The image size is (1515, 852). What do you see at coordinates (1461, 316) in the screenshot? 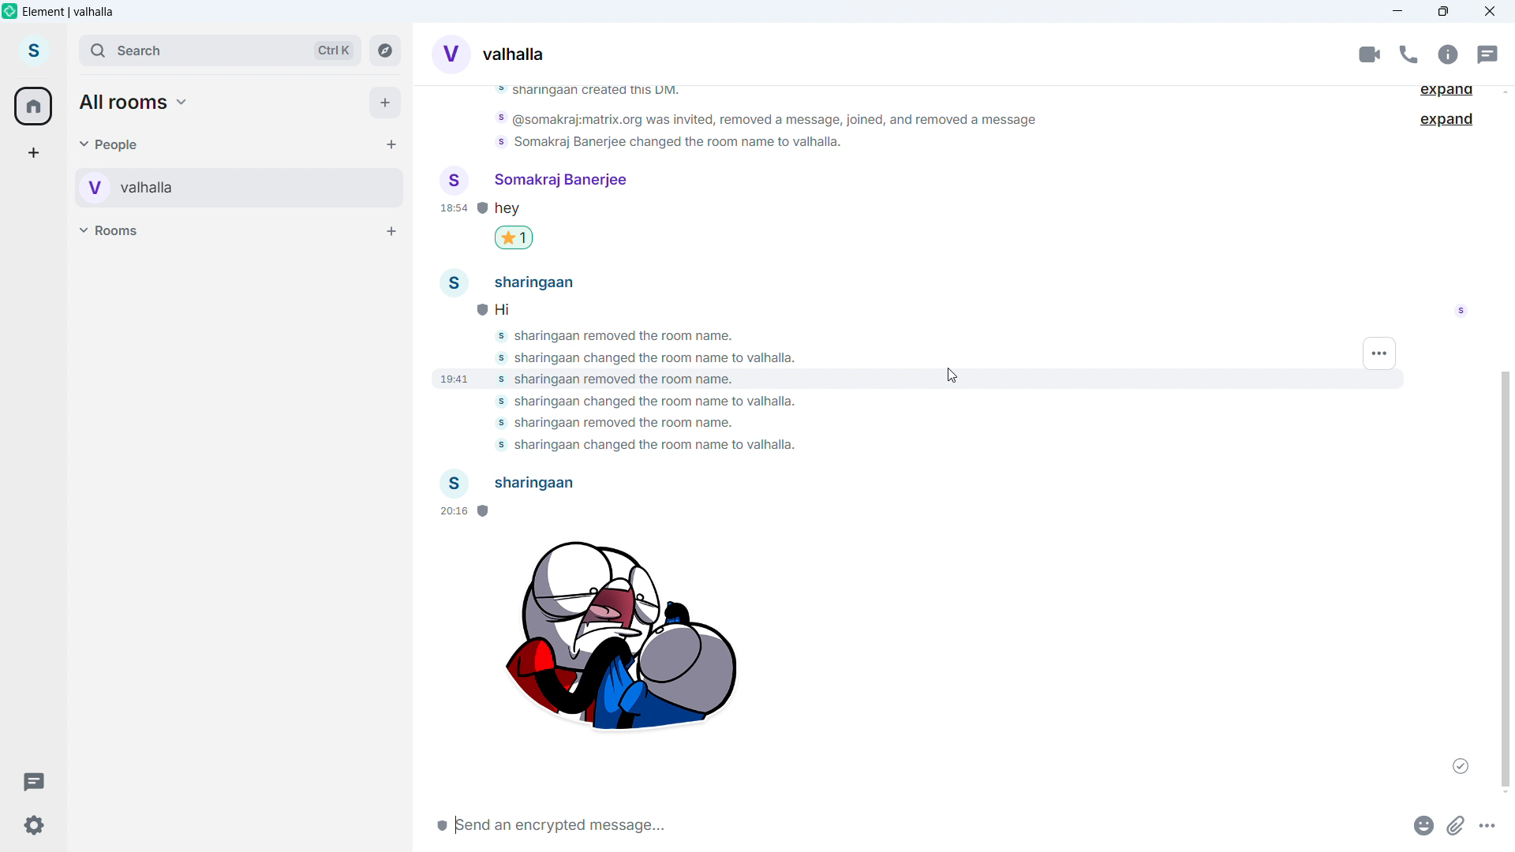
I see `read by somakraj` at bounding box center [1461, 316].